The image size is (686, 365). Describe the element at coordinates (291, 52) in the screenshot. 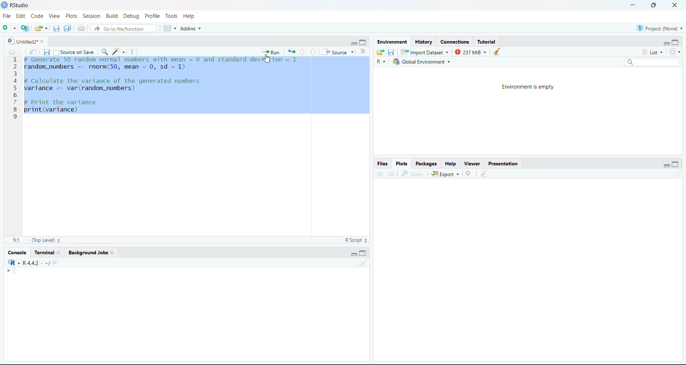

I see `rerun` at that location.